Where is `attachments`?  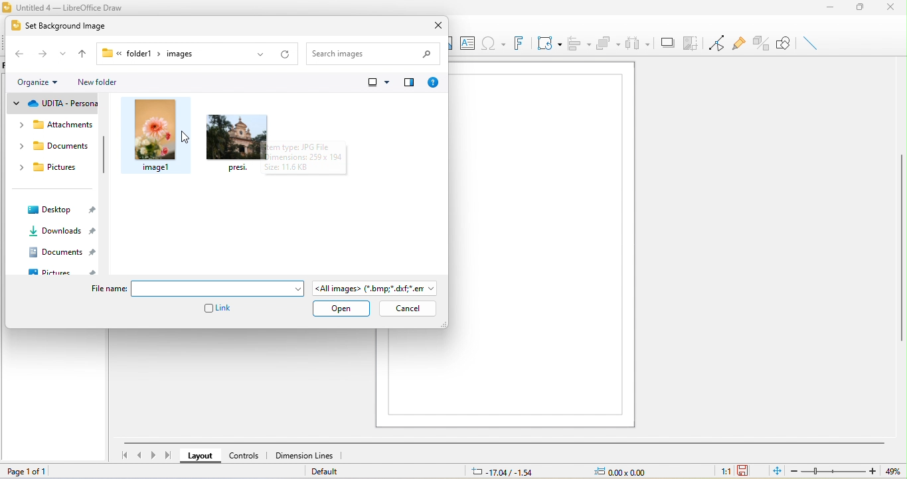 attachments is located at coordinates (55, 127).